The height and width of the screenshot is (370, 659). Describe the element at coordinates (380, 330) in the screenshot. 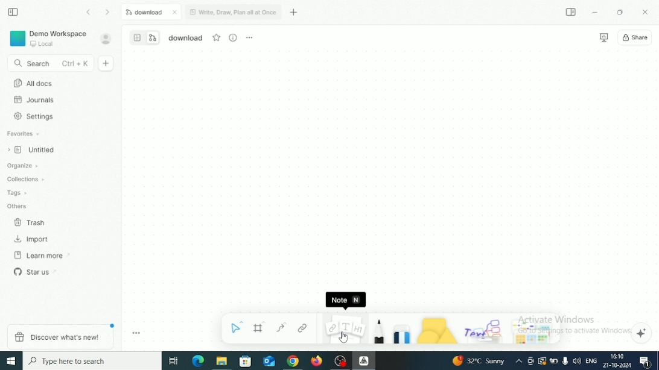

I see `Pen` at that location.